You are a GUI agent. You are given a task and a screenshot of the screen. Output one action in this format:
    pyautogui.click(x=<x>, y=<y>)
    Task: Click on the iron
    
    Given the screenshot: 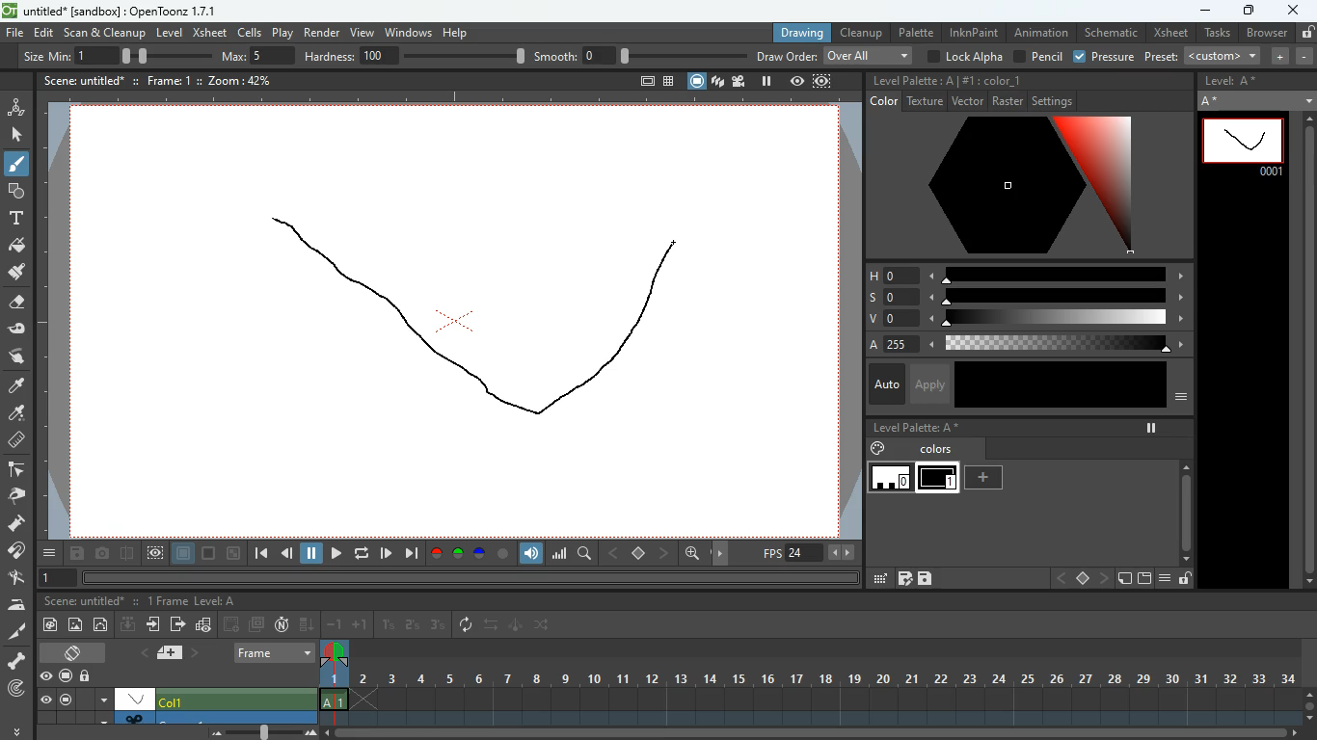 What is the action you would take?
    pyautogui.click(x=16, y=604)
    